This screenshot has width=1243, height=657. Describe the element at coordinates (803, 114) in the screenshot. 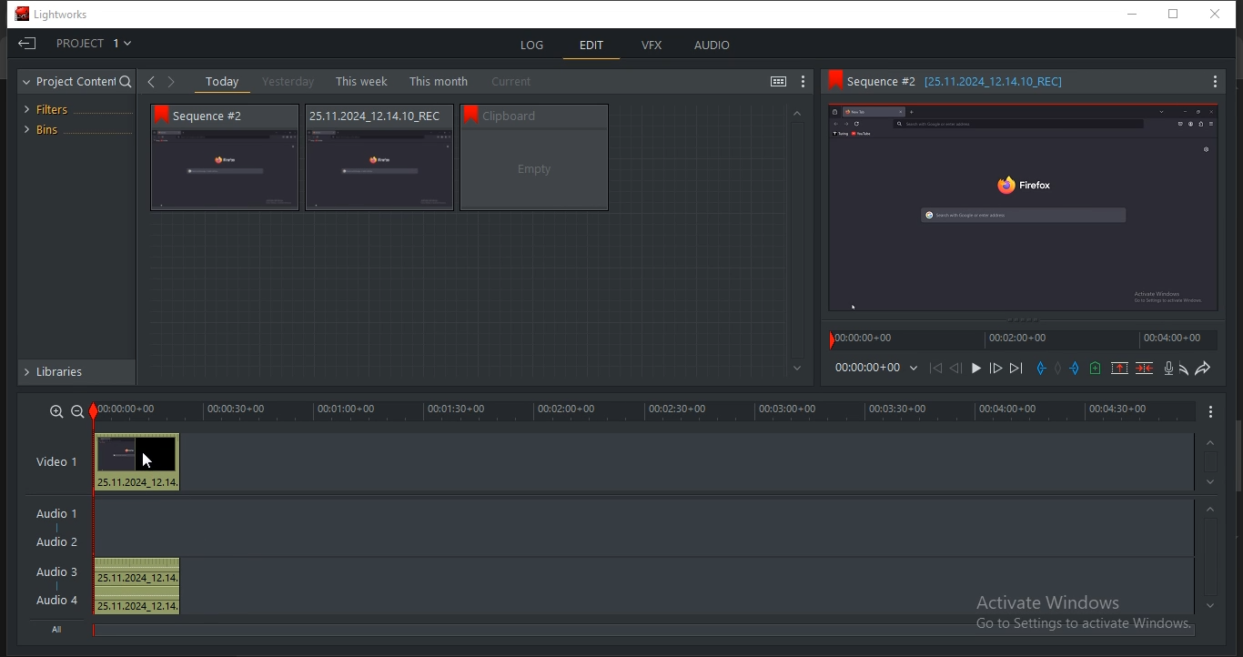

I see `Greyed out up arrow` at that location.